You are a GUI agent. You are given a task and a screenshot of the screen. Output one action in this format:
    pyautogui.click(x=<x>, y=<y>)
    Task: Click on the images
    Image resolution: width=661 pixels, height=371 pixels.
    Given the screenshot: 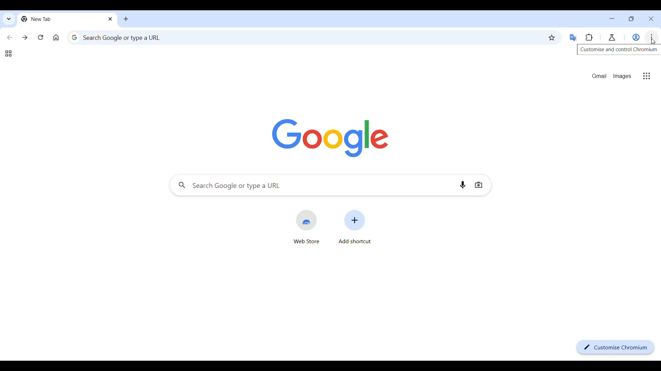 What is the action you would take?
    pyautogui.click(x=622, y=76)
    